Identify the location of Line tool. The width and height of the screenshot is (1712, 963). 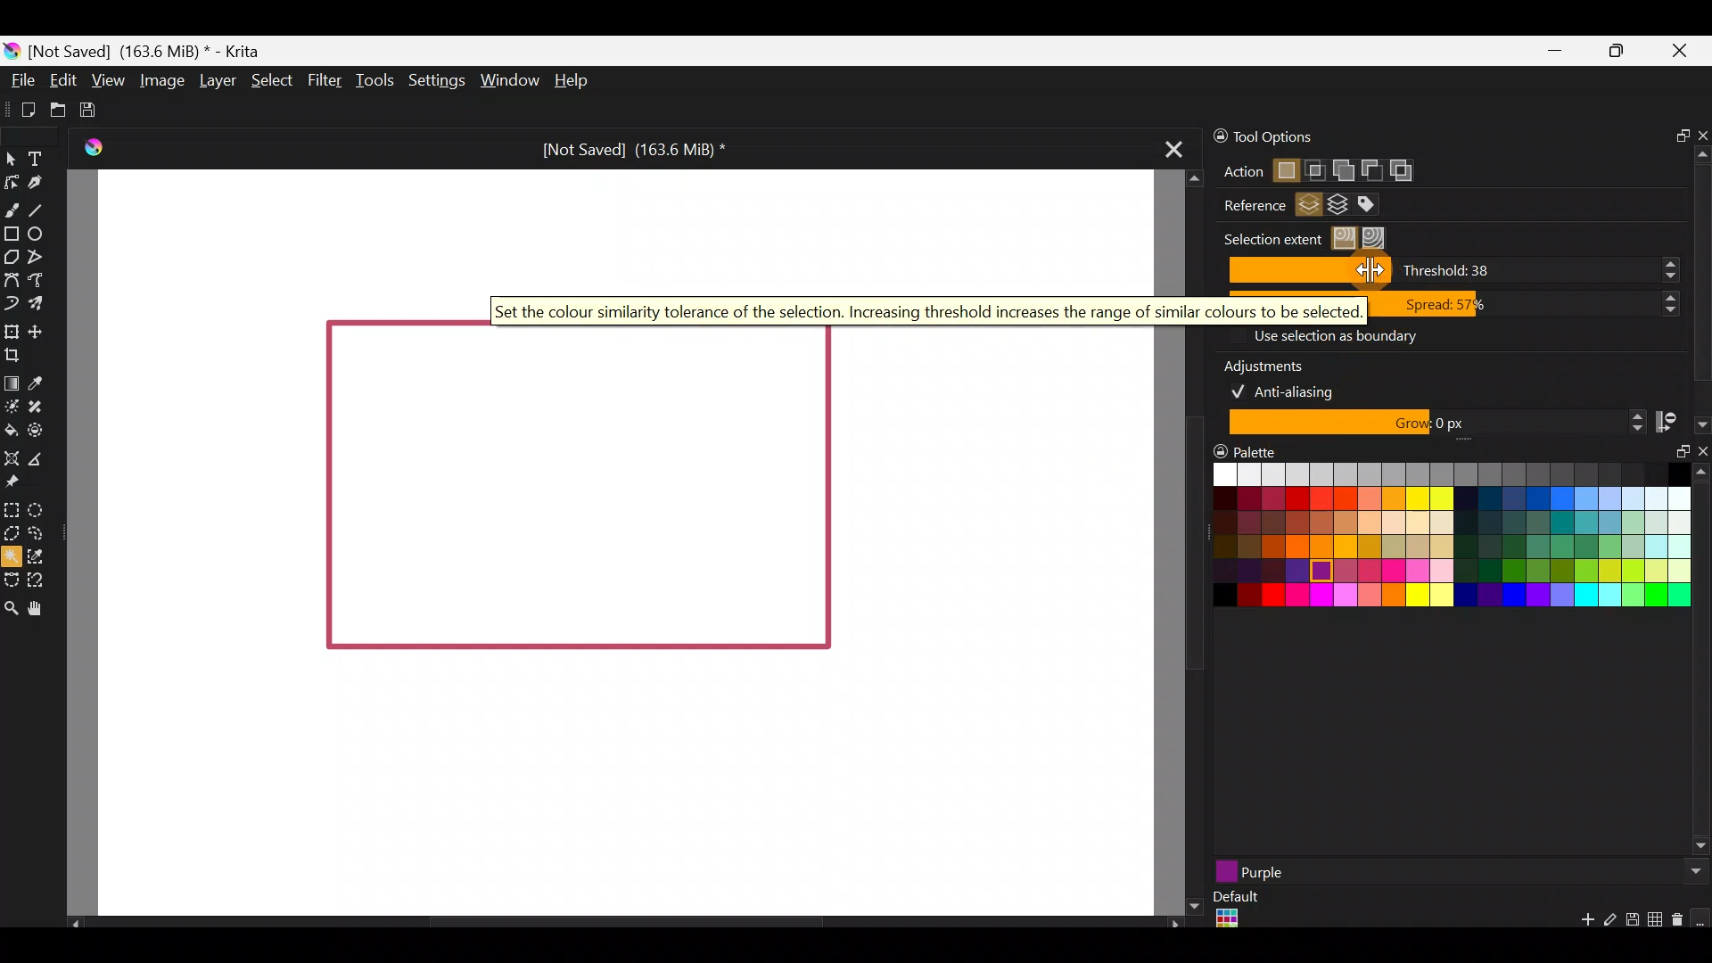
(43, 205).